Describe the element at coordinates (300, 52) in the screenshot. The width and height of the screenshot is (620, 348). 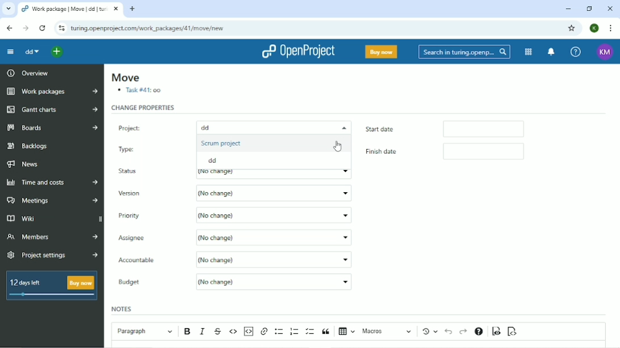
I see `OpenProject` at that location.